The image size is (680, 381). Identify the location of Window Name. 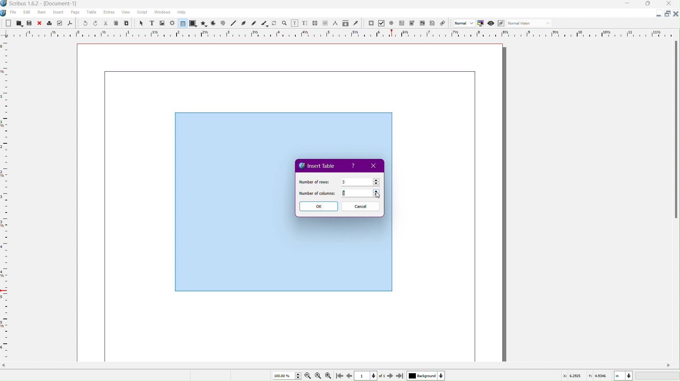
(43, 4).